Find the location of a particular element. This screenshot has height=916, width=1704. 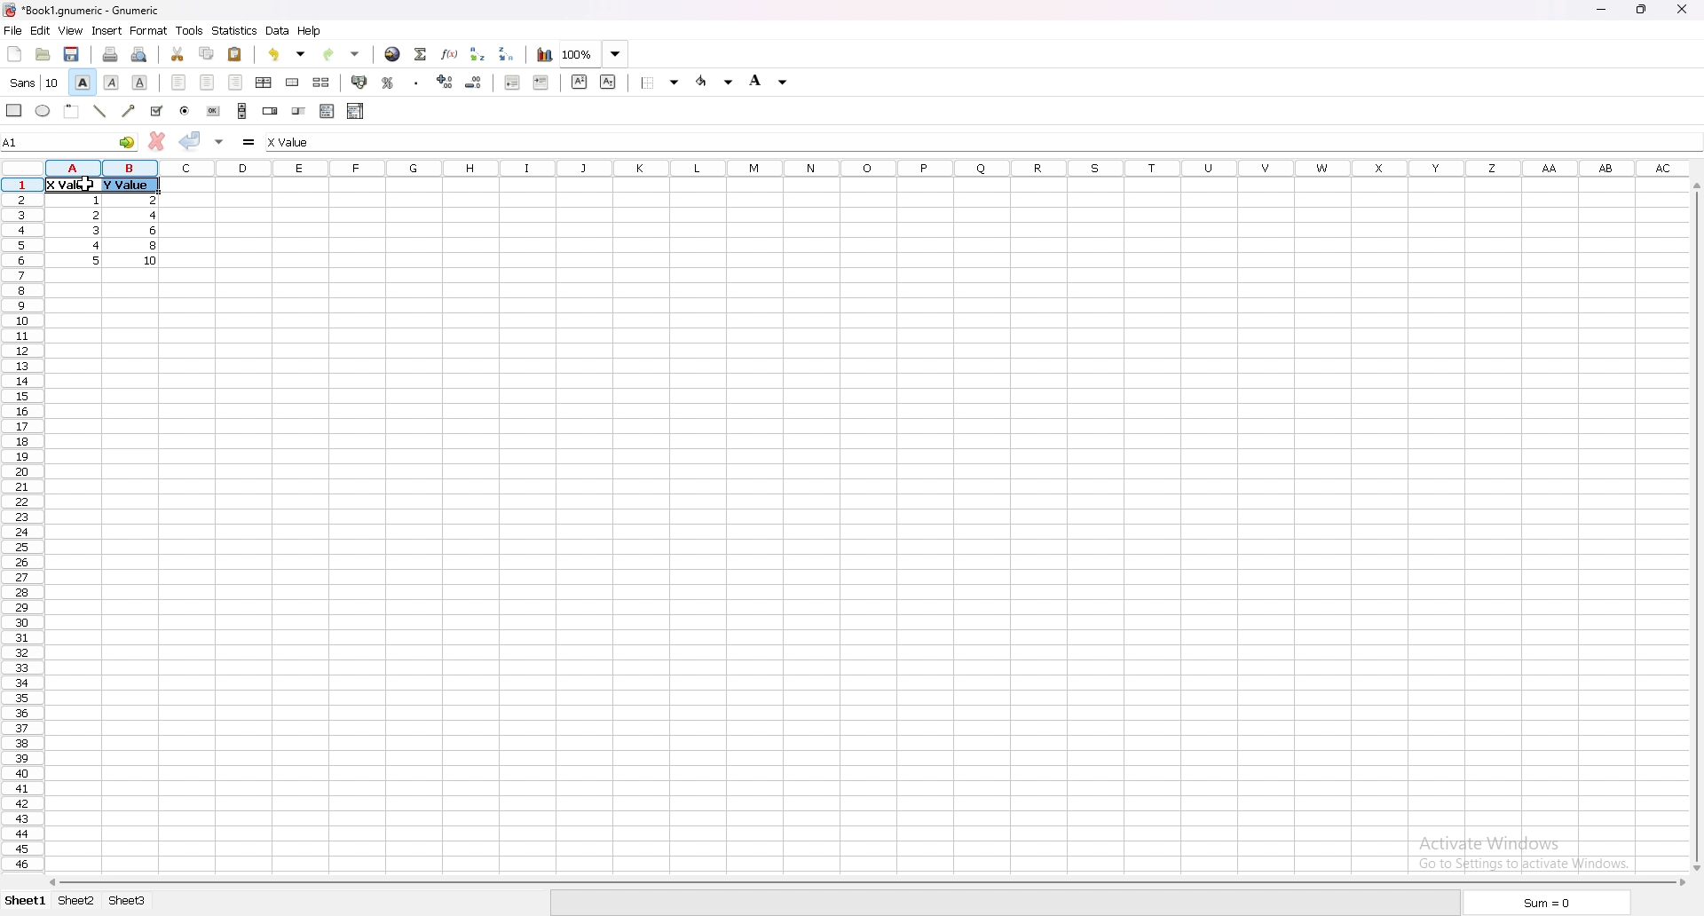

border is located at coordinates (662, 82).